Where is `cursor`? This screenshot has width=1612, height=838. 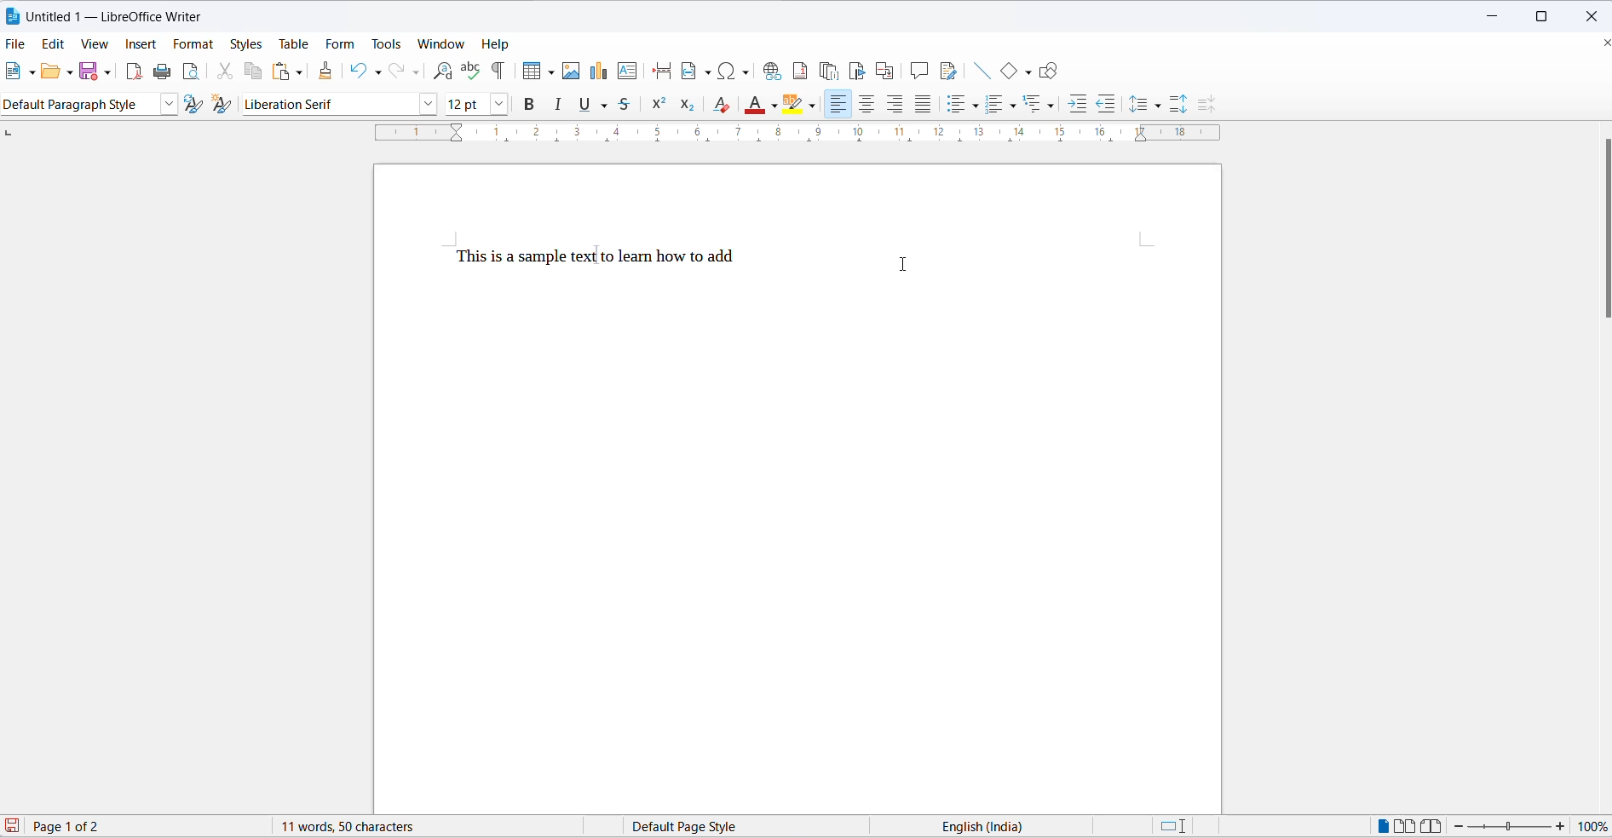
cursor is located at coordinates (860, 68).